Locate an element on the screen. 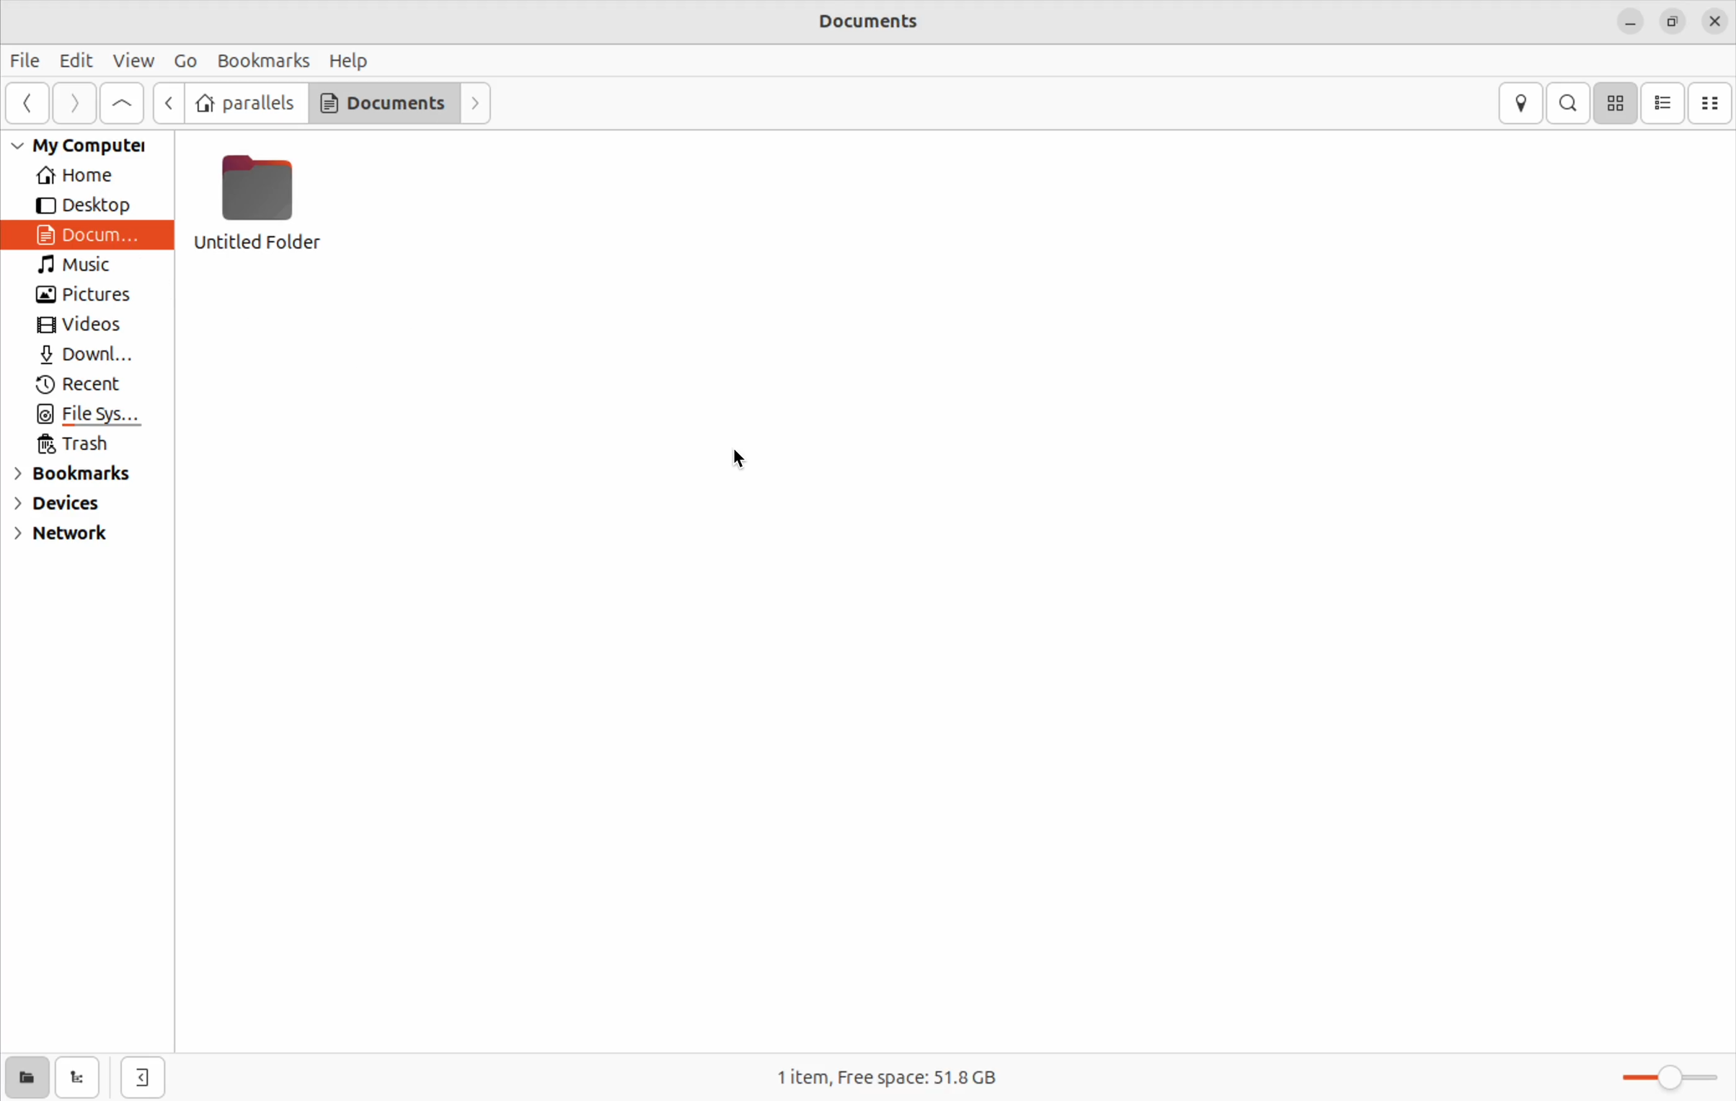 The width and height of the screenshot is (1736, 1101). toggle zoom is located at coordinates (1649, 1074).